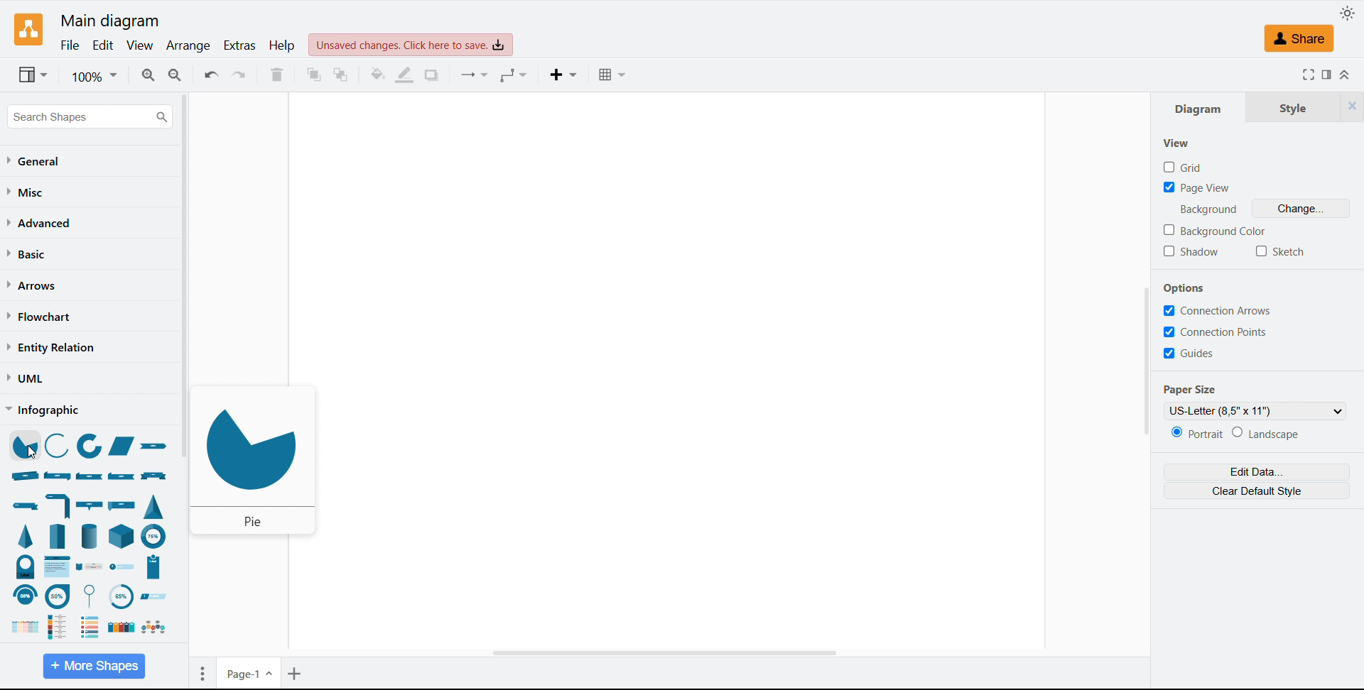 Image resolution: width=1364 pixels, height=690 pixels. What do you see at coordinates (41, 409) in the screenshot?
I see `Infographic ` at bounding box center [41, 409].